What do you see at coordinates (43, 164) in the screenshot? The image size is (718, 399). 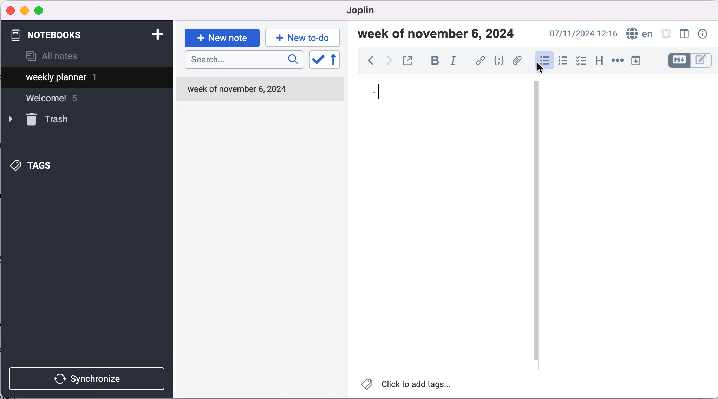 I see `tags` at bounding box center [43, 164].